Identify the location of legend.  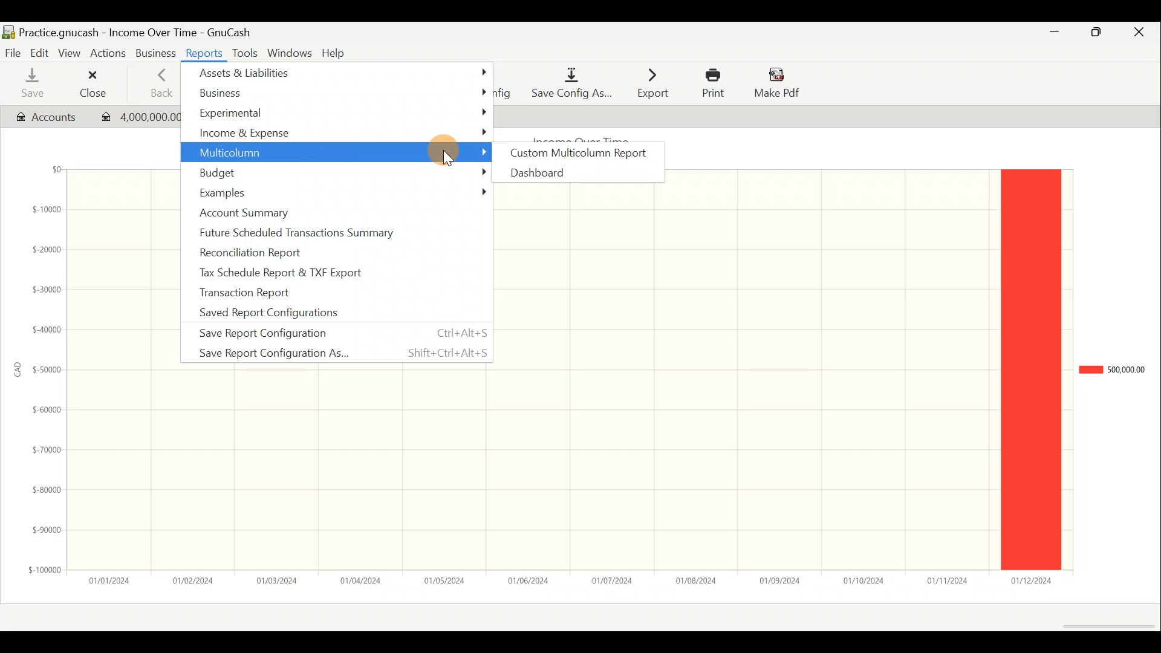
(1031, 370).